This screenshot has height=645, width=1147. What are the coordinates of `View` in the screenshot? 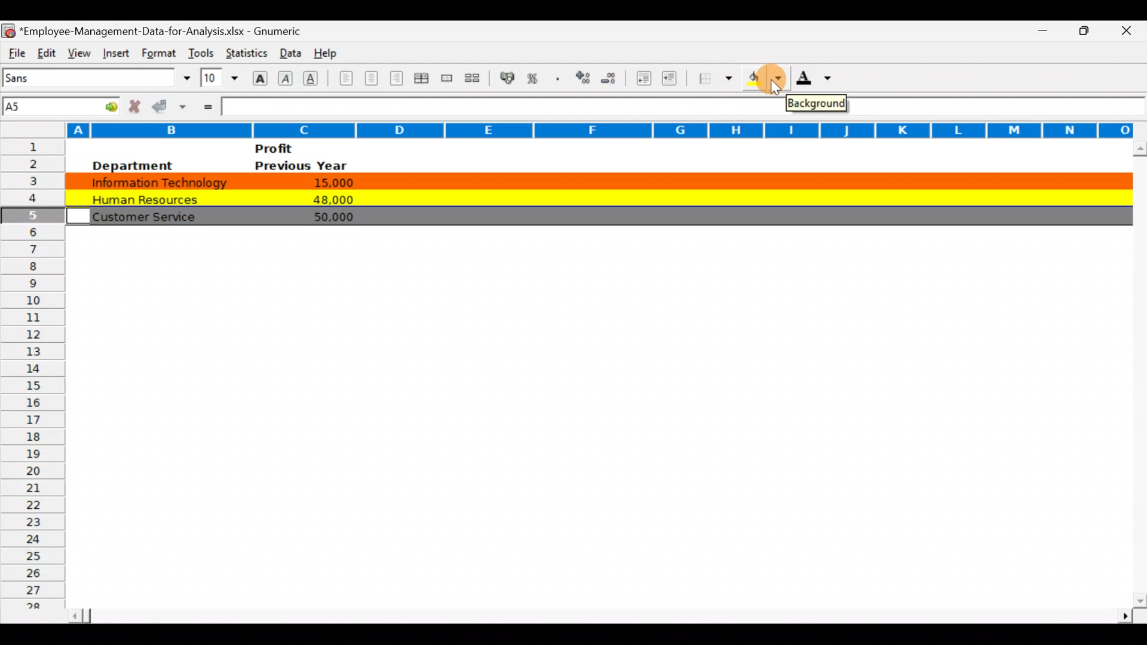 It's located at (76, 51).